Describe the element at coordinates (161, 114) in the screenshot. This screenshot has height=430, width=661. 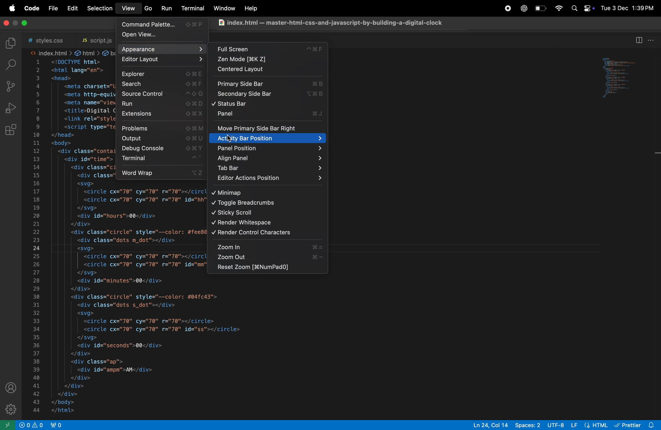
I see `extensions` at that location.